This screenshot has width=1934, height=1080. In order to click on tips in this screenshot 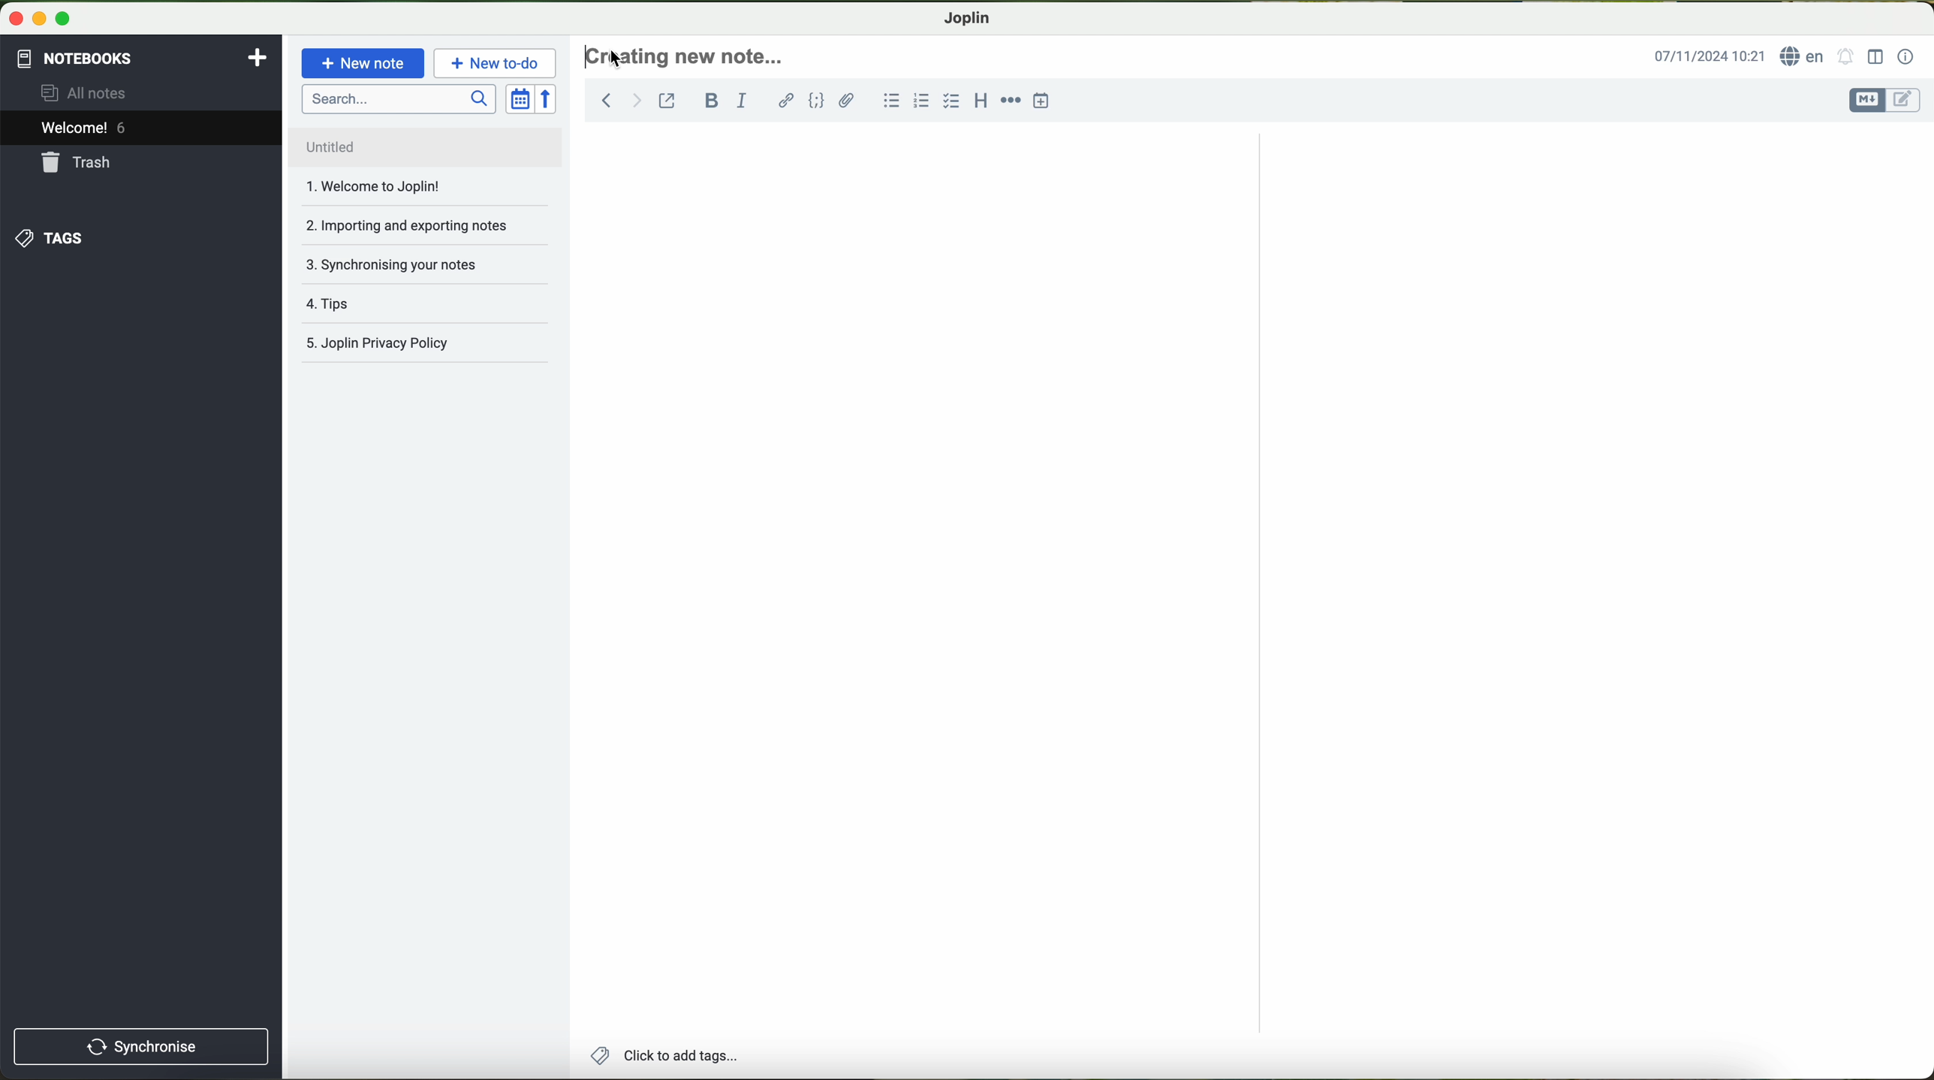, I will do `click(428, 307)`.